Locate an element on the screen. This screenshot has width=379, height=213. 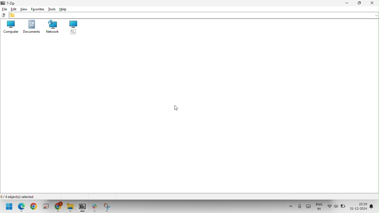
z zip is located at coordinates (9, 4).